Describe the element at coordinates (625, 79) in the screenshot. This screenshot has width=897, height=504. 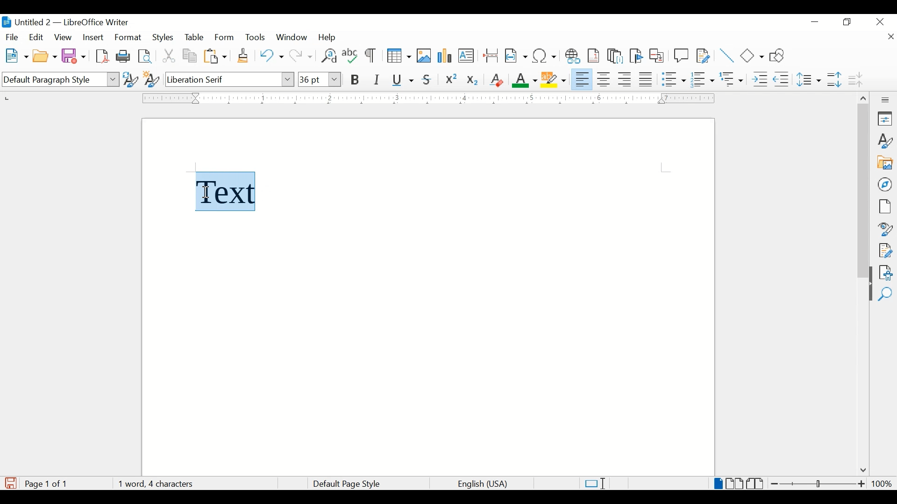
I see `align right` at that location.